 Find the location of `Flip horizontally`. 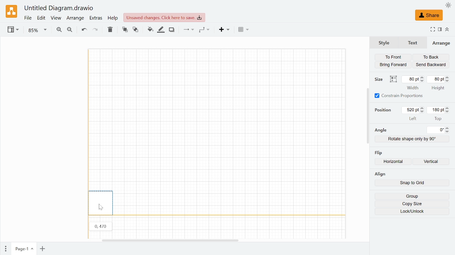

Flip horizontally is located at coordinates (395, 162).